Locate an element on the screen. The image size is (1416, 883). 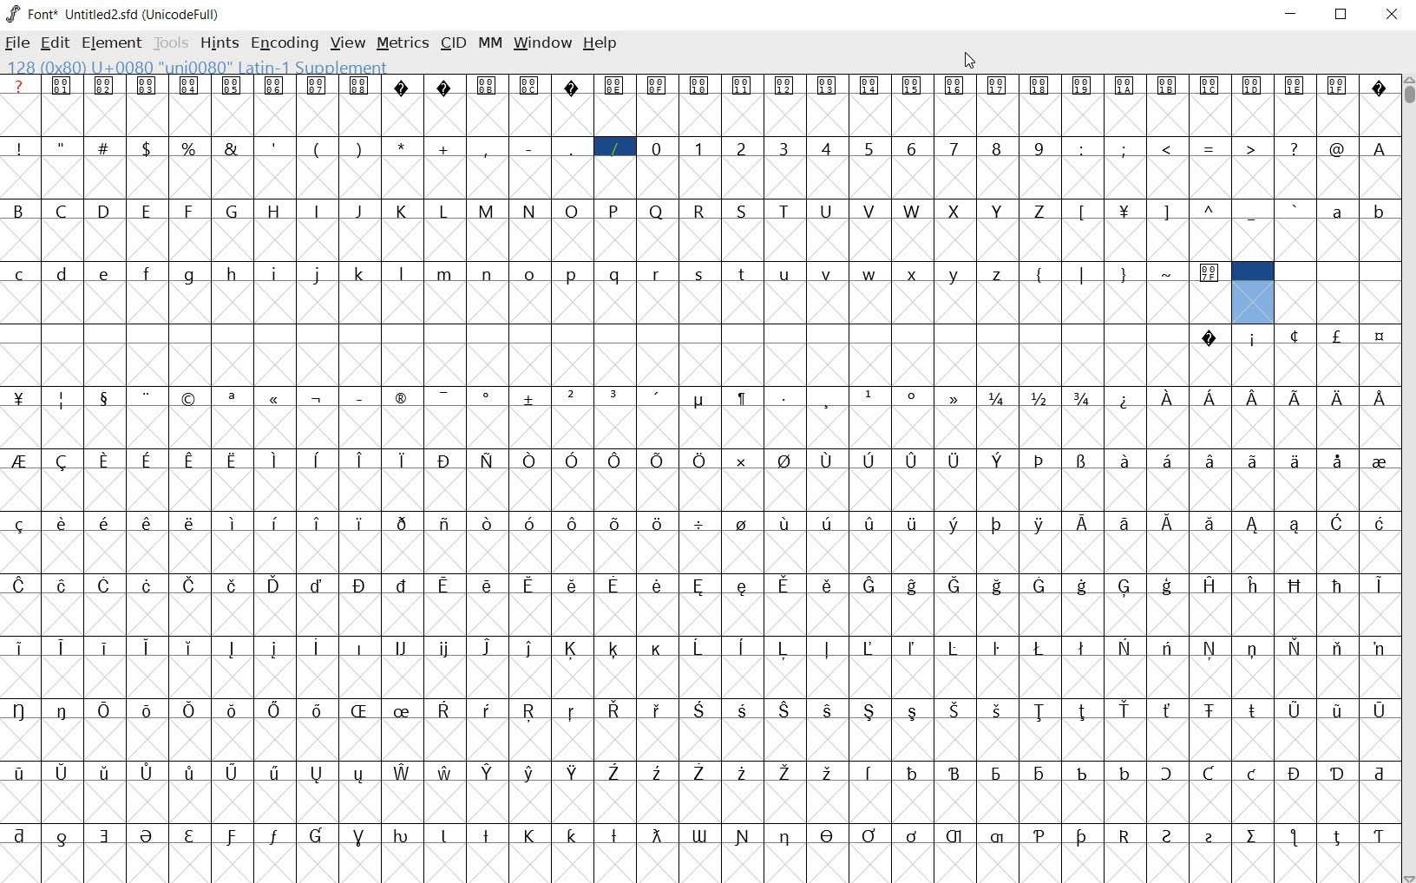
Symbol is located at coordinates (1166, 648).